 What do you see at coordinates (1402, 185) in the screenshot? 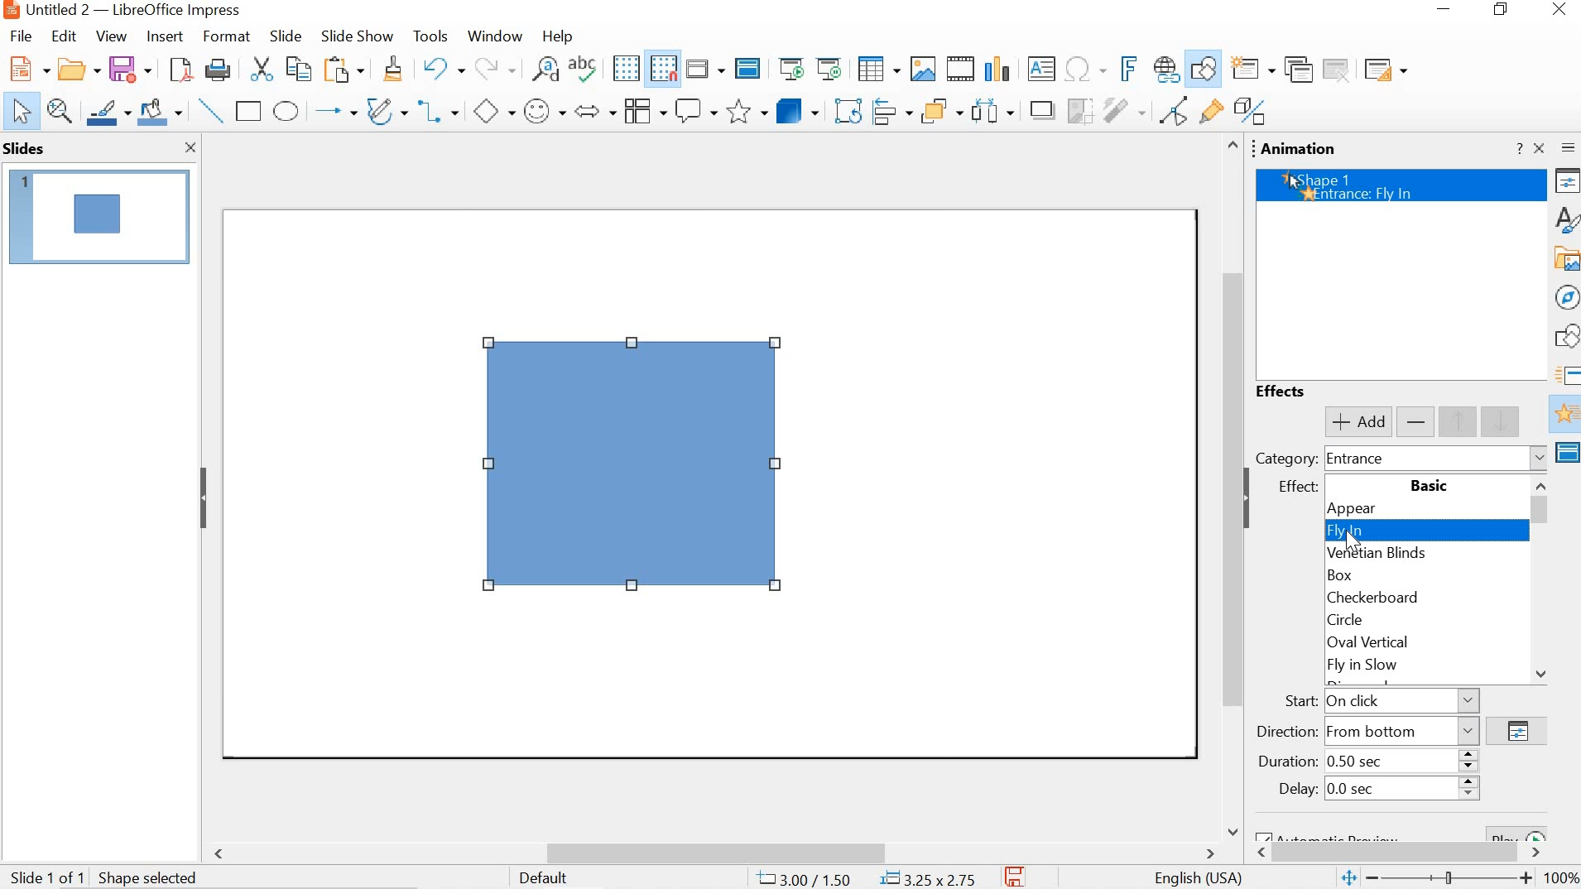
I see `Shape 1 Entrance: Fly In` at bounding box center [1402, 185].